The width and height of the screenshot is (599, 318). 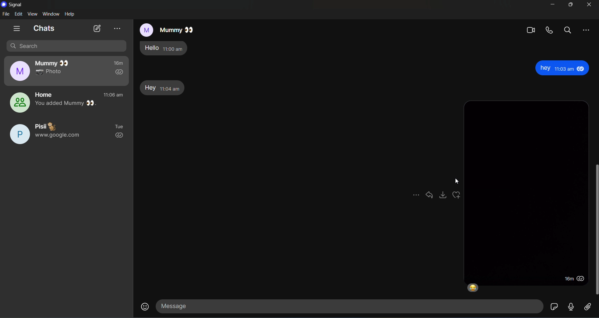 I want to click on message, so click(x=347, y=305).